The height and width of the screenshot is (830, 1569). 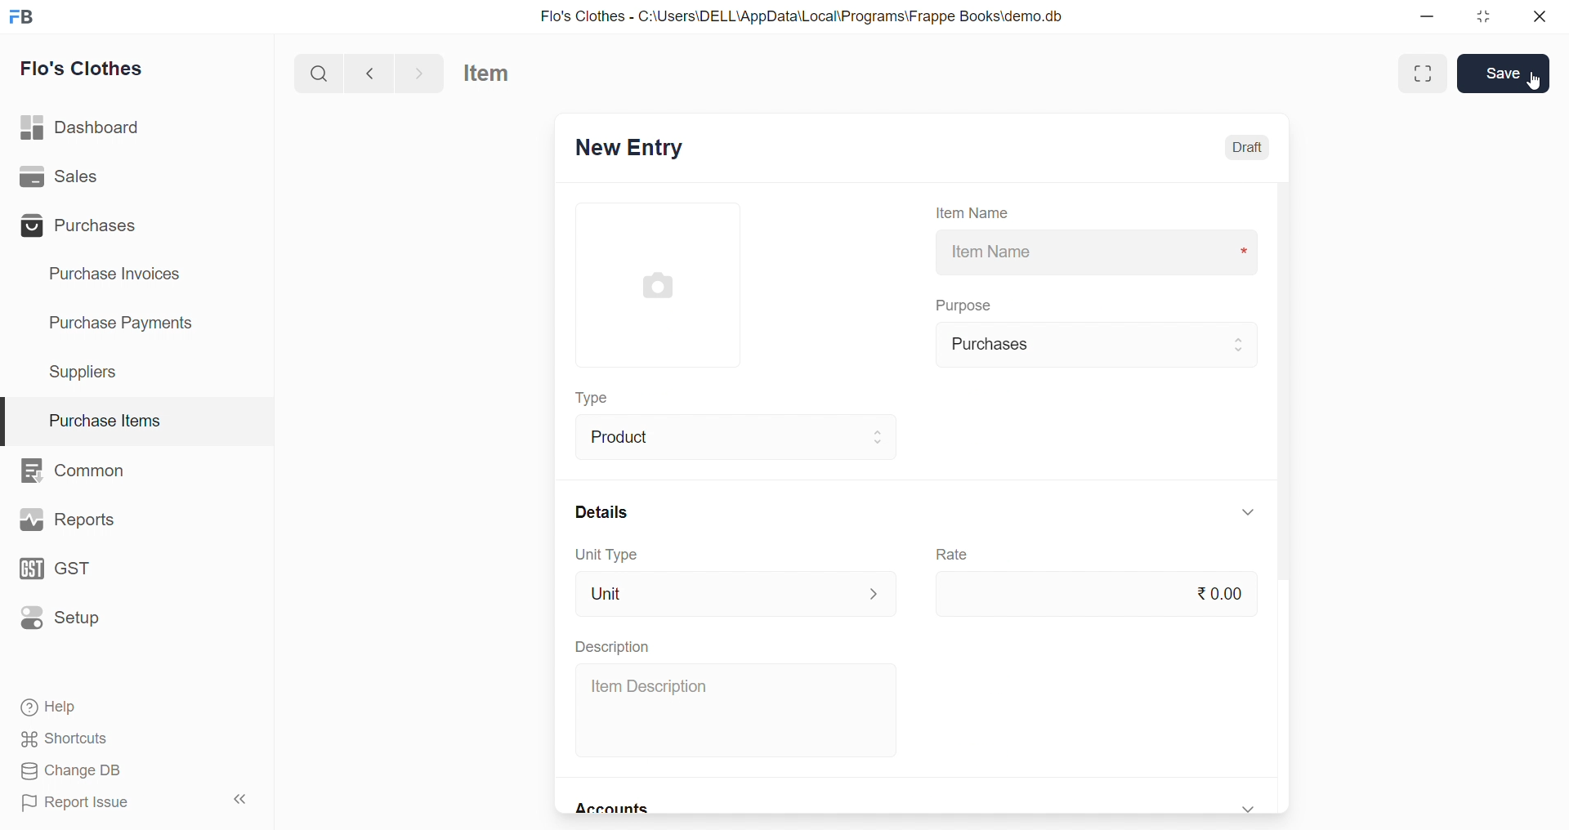 I want to click on Details, so click(x=598, y=511).